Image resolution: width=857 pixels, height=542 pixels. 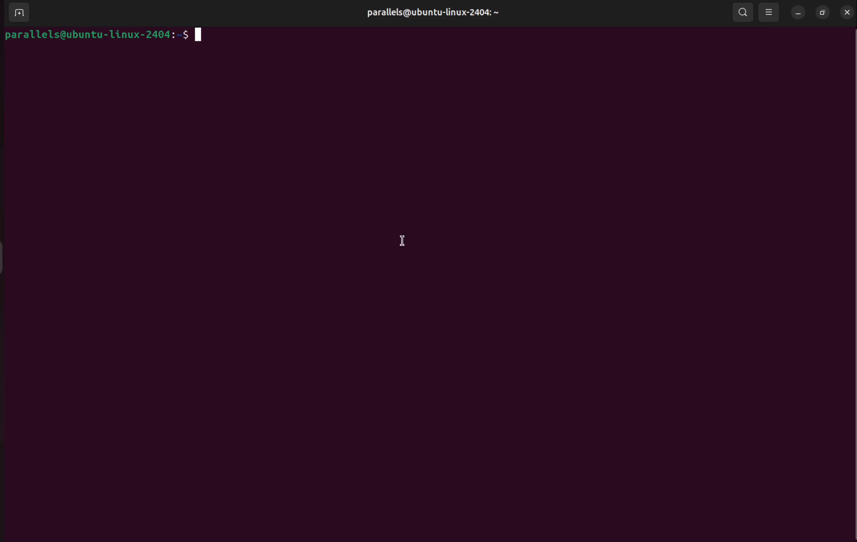 I want to click on close, so click(x=847, y=11).